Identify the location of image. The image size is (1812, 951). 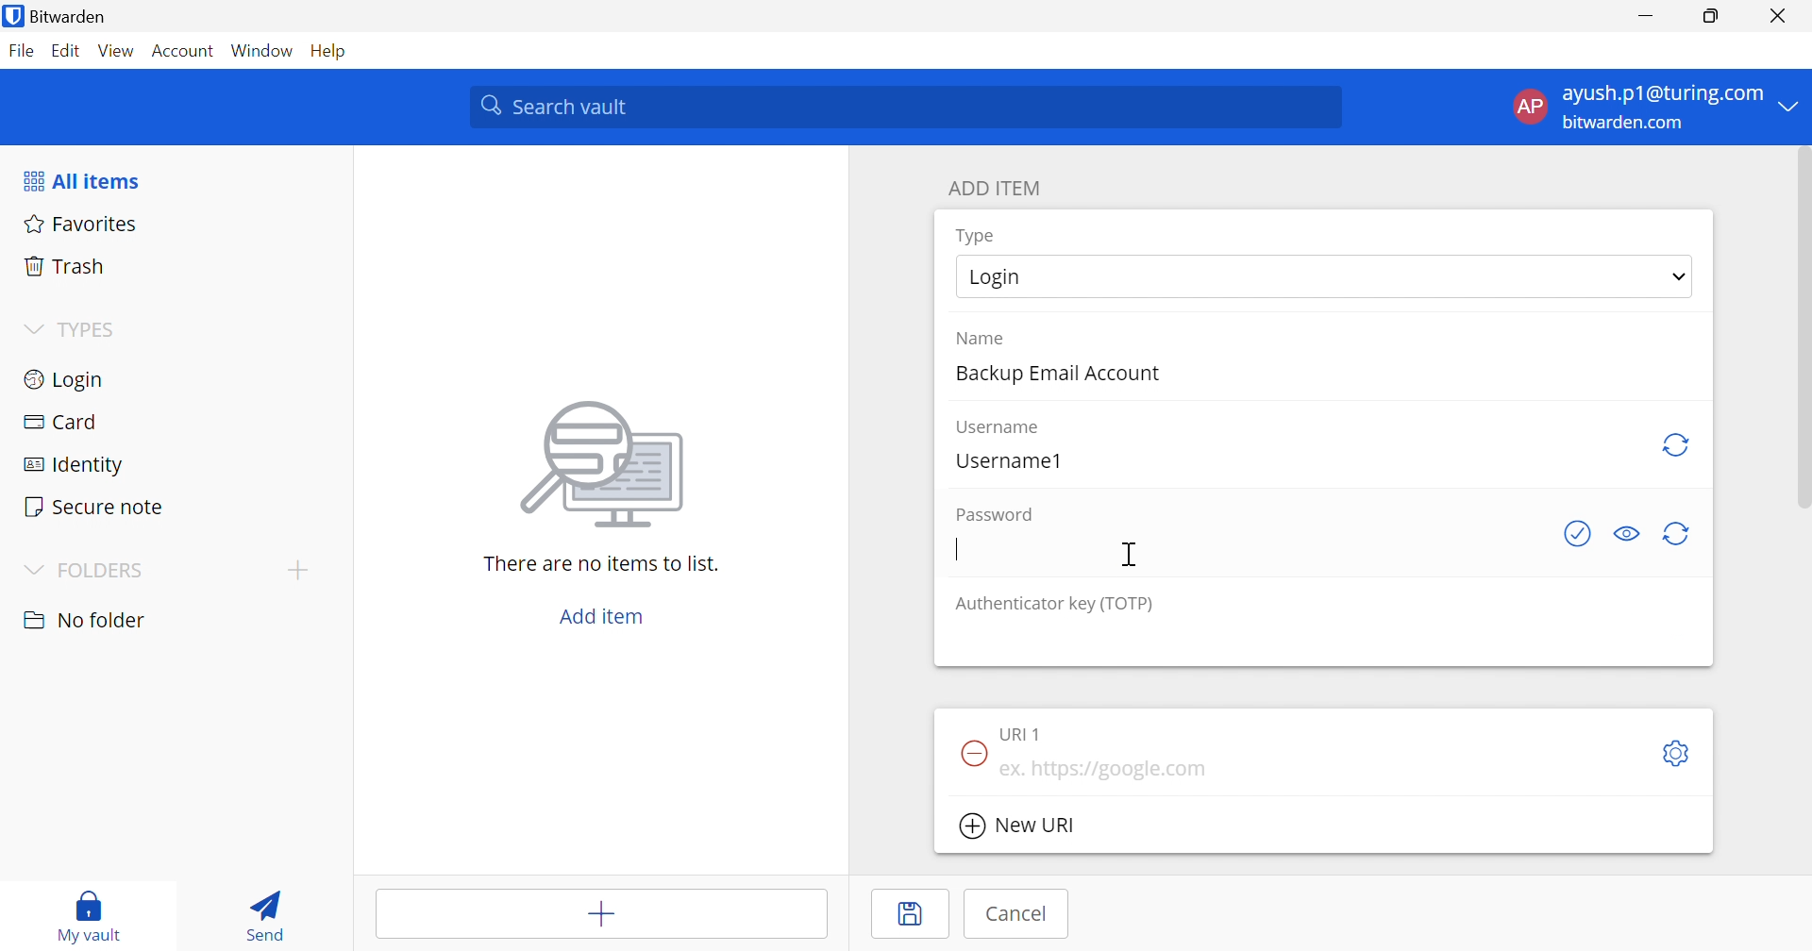
(603, 468).